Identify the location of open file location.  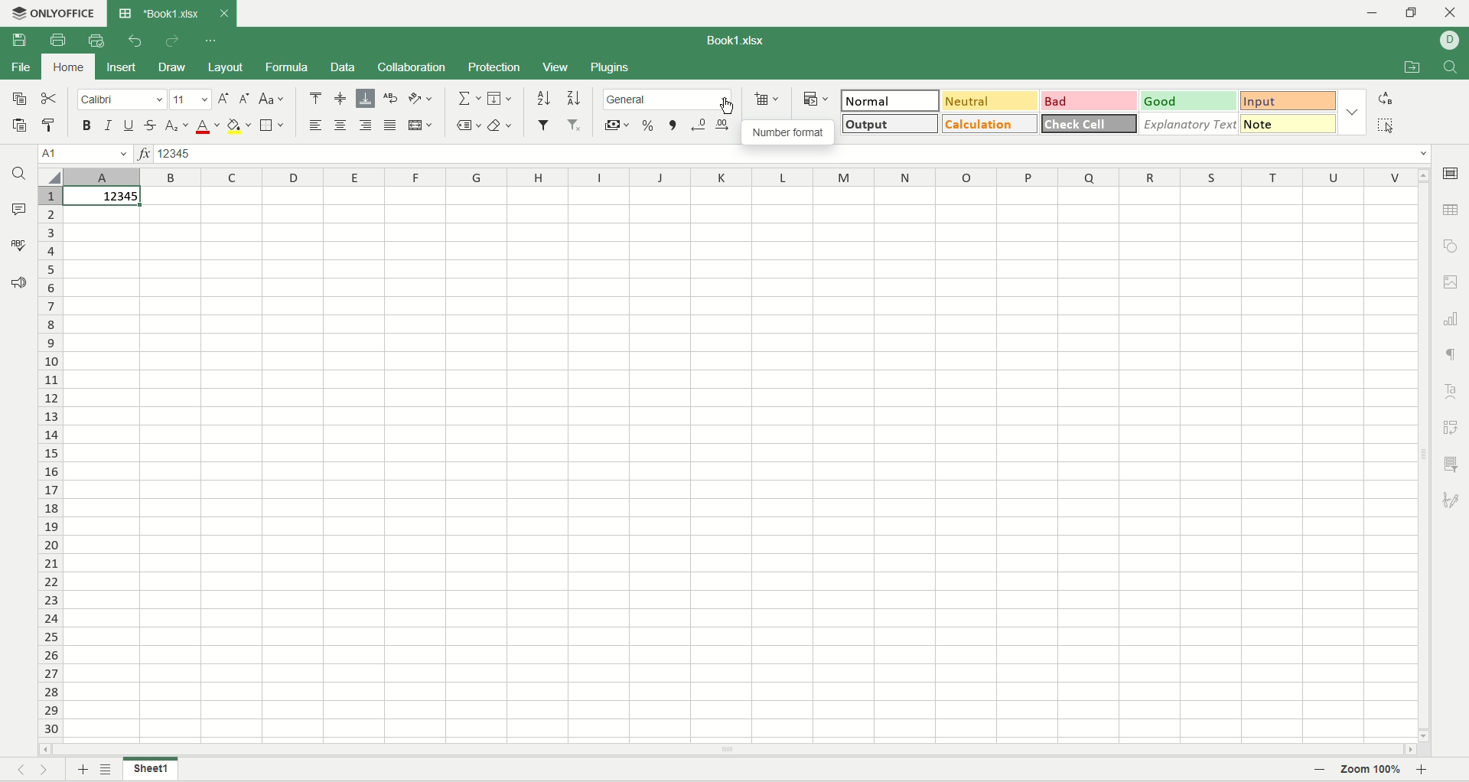
(1415, 68).